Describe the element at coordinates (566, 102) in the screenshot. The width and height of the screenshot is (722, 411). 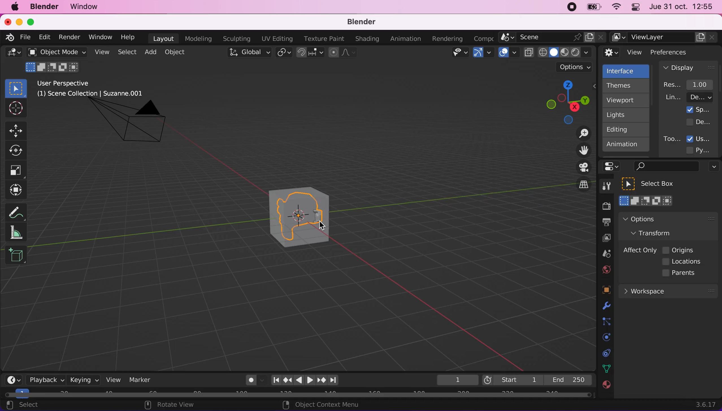
I see `click, shortcut, drag` at that location.